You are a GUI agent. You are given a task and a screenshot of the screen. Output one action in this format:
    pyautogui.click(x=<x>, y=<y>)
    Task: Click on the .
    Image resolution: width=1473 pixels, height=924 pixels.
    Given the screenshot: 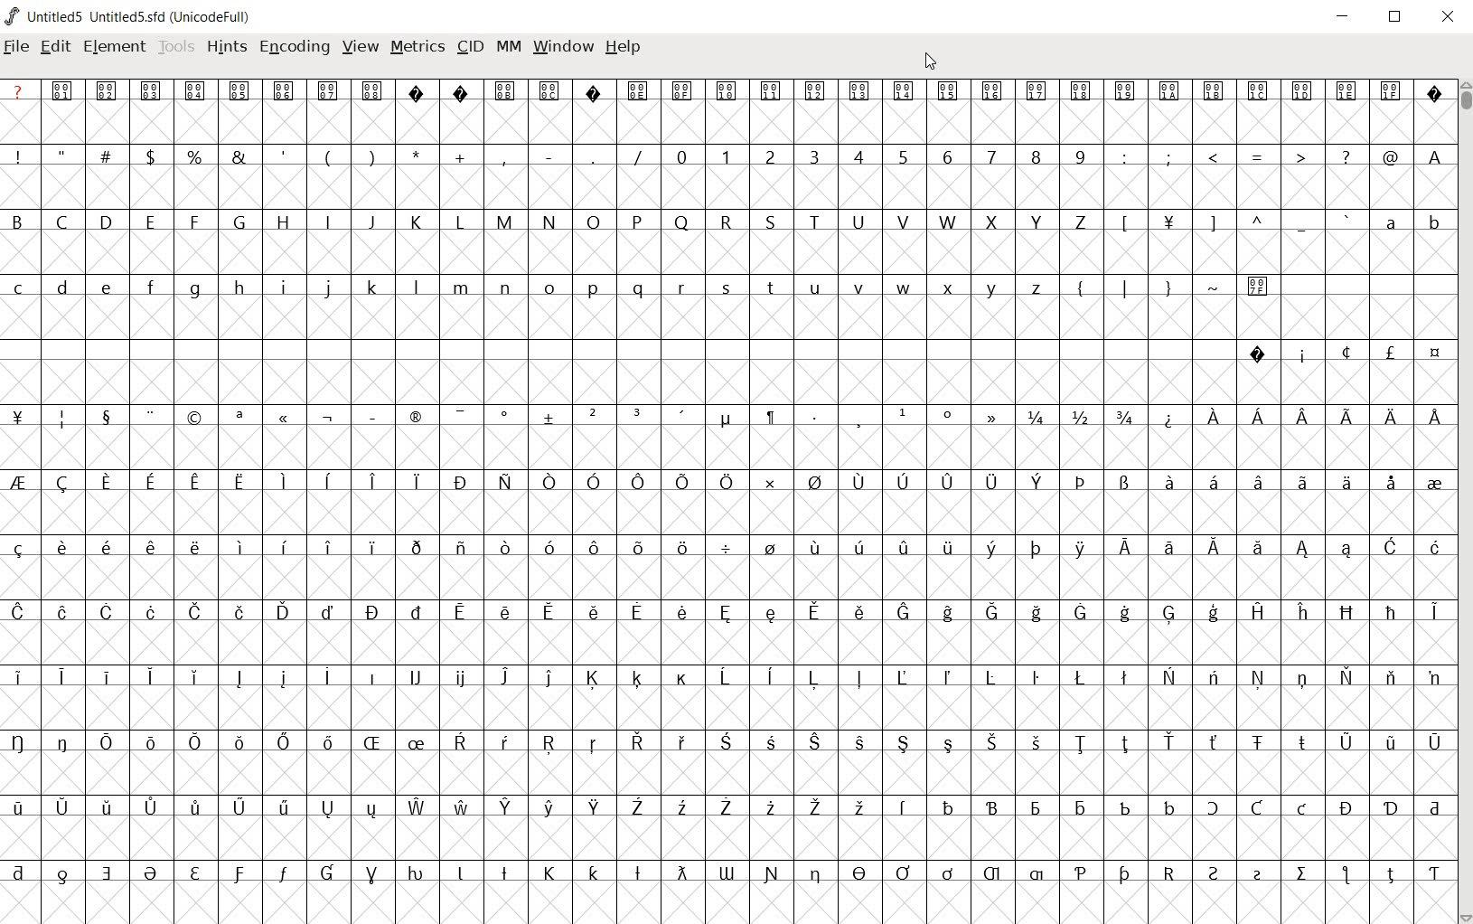 What is the action you would take?
    pyautogui.click(x=592, y=156)
    